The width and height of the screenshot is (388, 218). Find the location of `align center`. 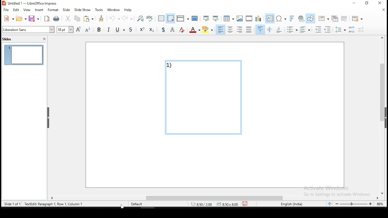

align center is located at coordinates (230, 30).